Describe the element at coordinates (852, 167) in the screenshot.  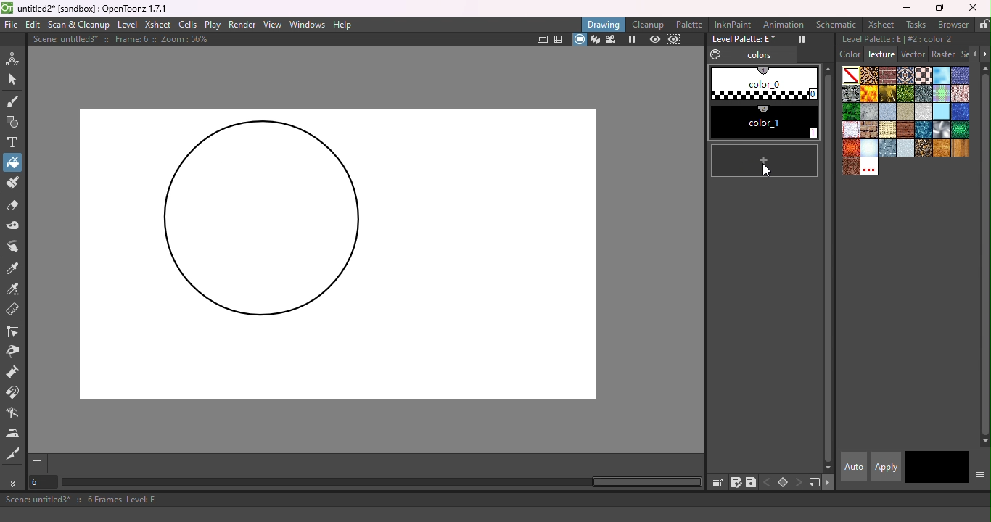
I see `wornleather.bmp` at that location.